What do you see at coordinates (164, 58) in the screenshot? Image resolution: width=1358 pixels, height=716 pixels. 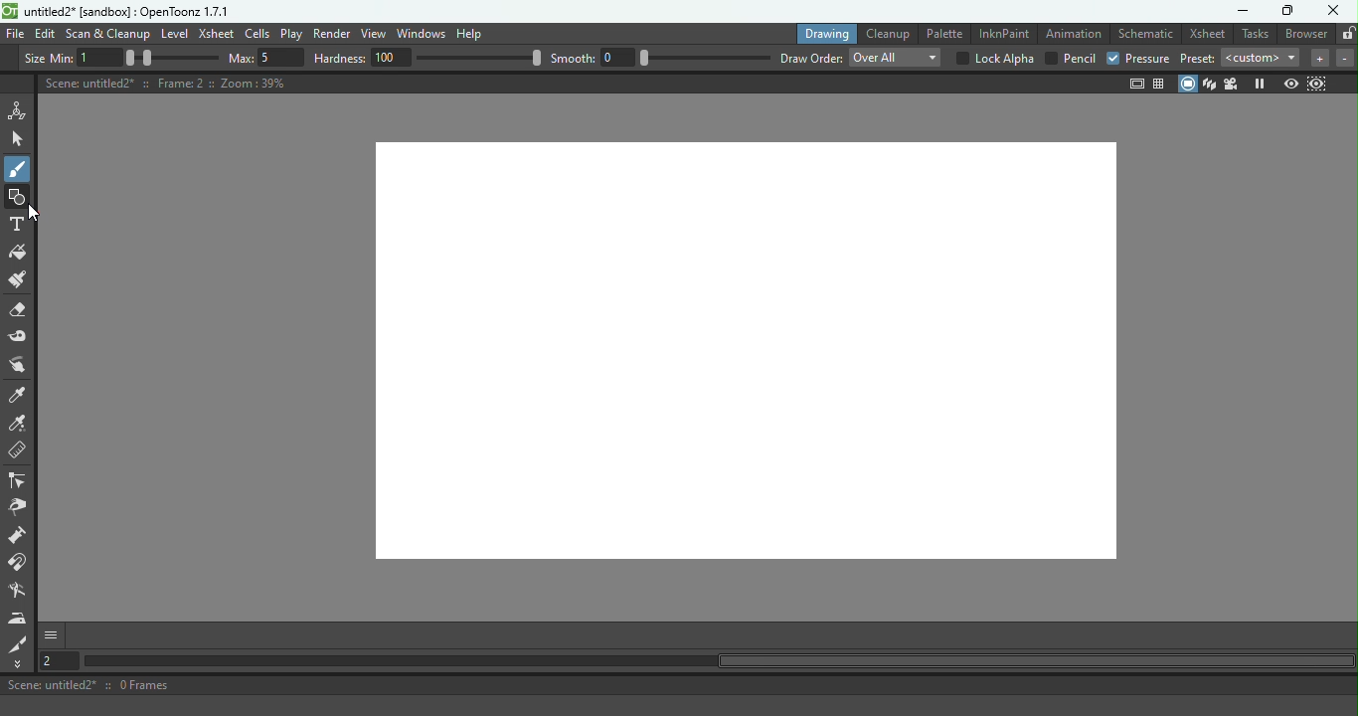 I see `Thickness` at bounding box center [164, 58].